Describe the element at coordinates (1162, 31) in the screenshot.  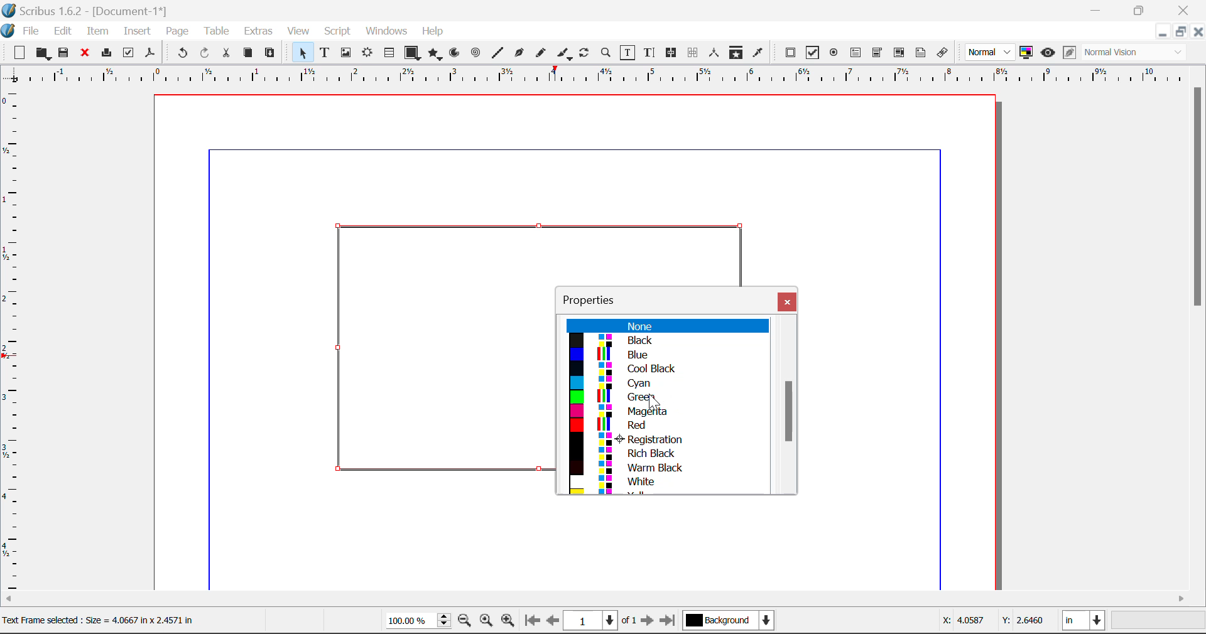
I see `Restore Down` at that location.